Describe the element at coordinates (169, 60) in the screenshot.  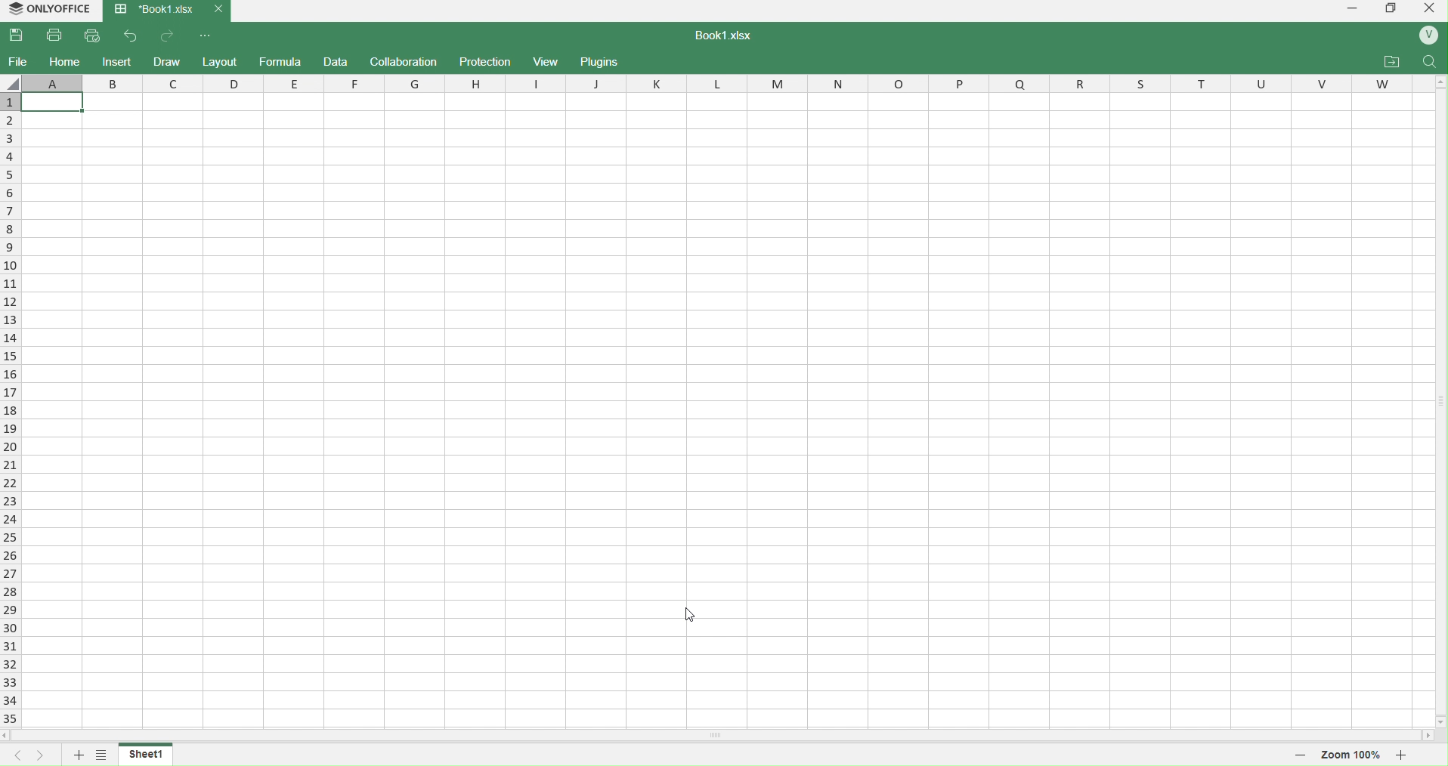
I see `draw` at that location.